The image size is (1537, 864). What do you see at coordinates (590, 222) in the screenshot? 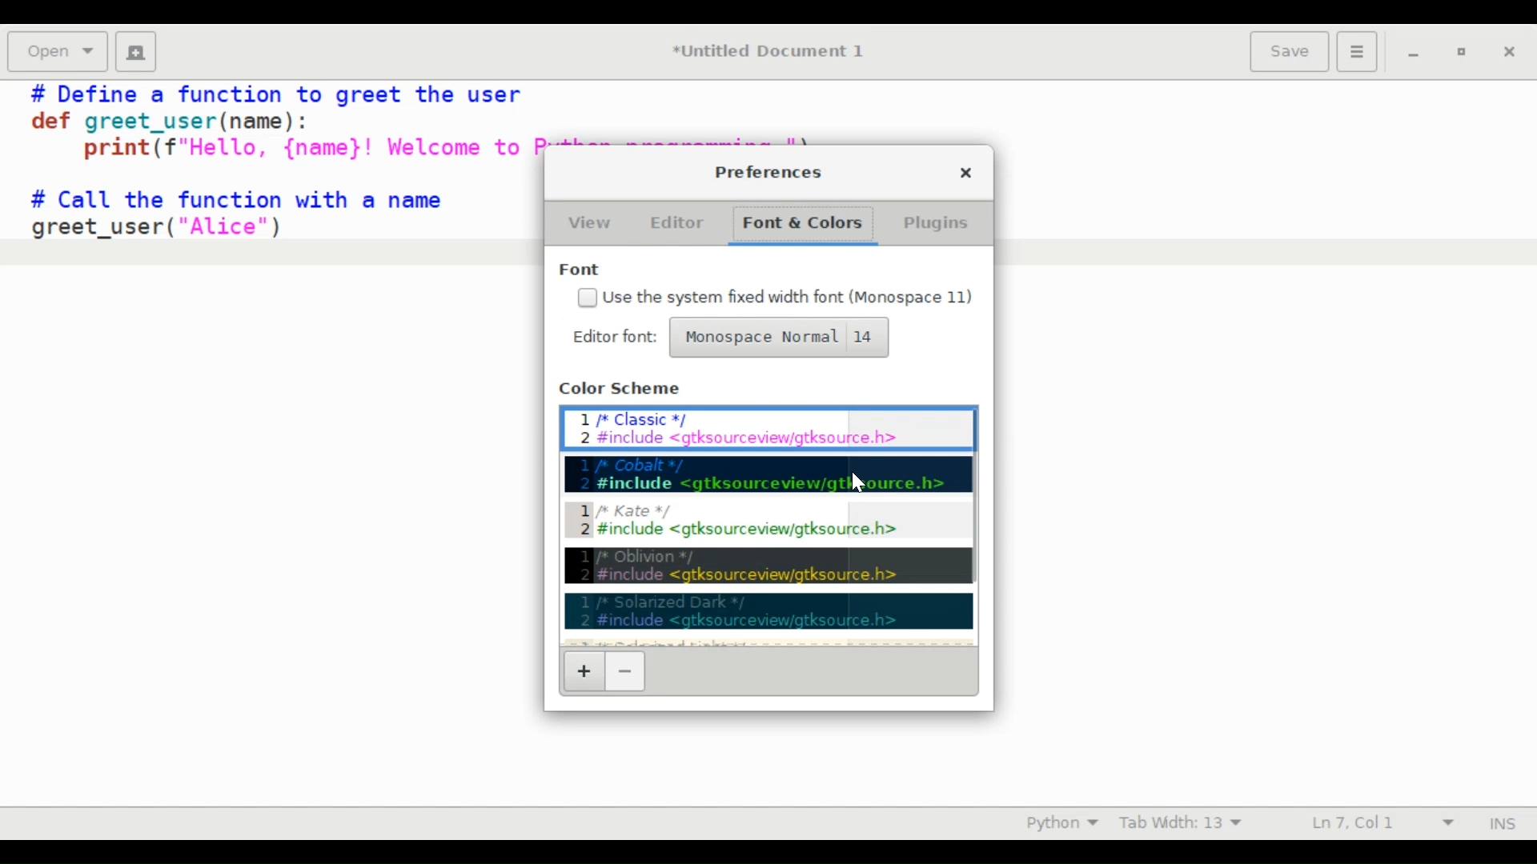
I see `View` at bounding box center [590, 222].